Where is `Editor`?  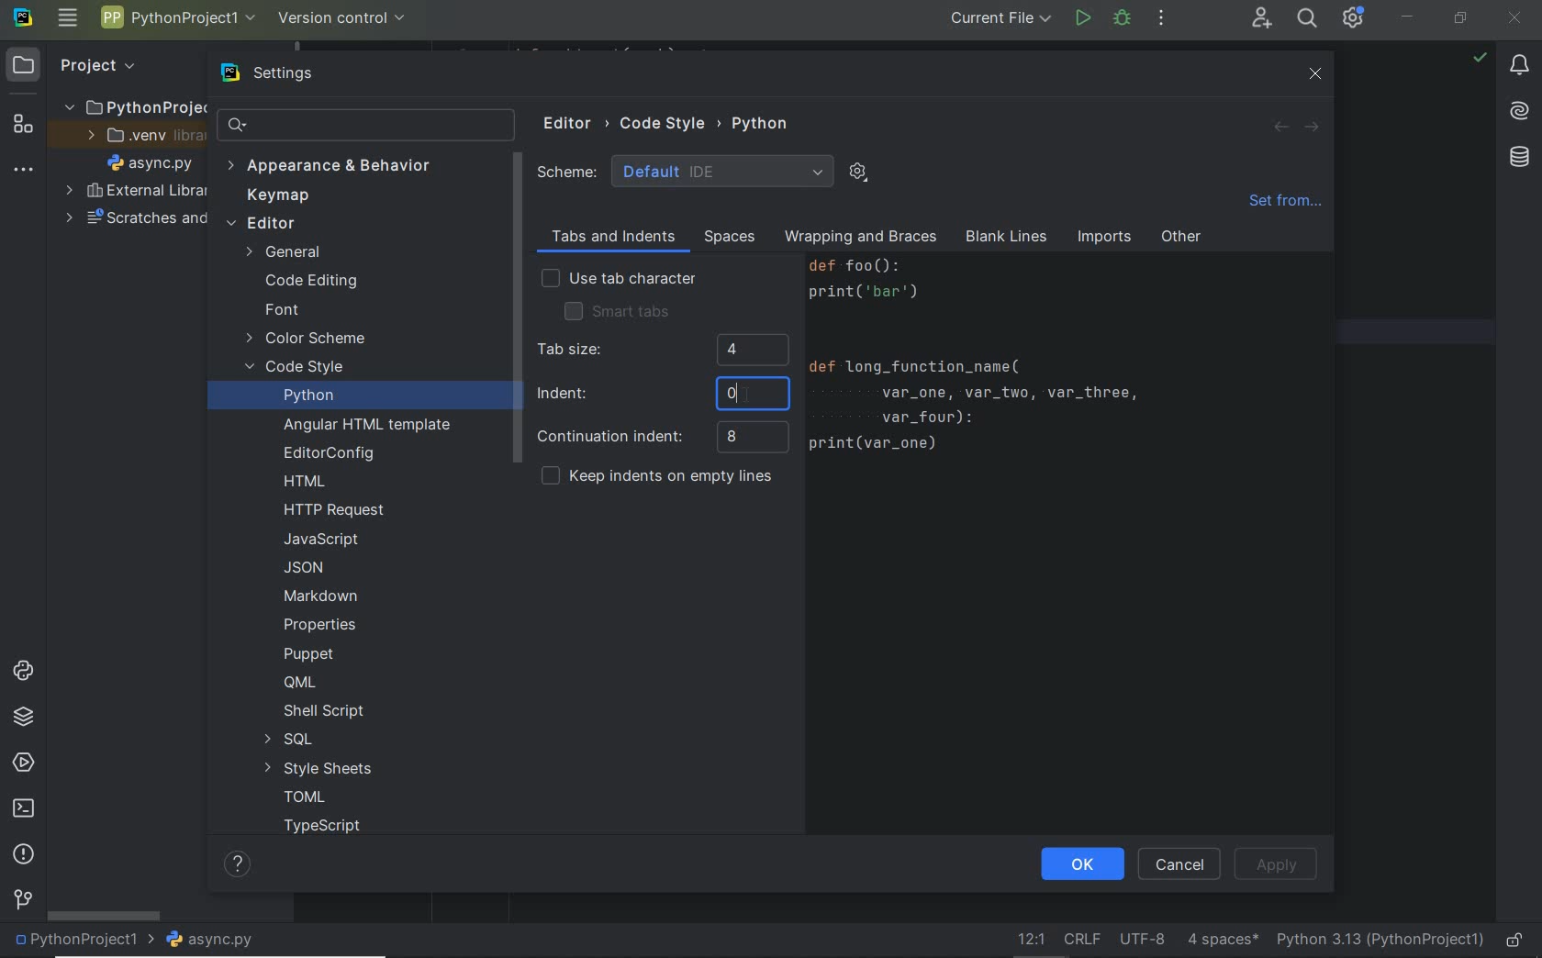
Editor is located at coordinates (575, 124).